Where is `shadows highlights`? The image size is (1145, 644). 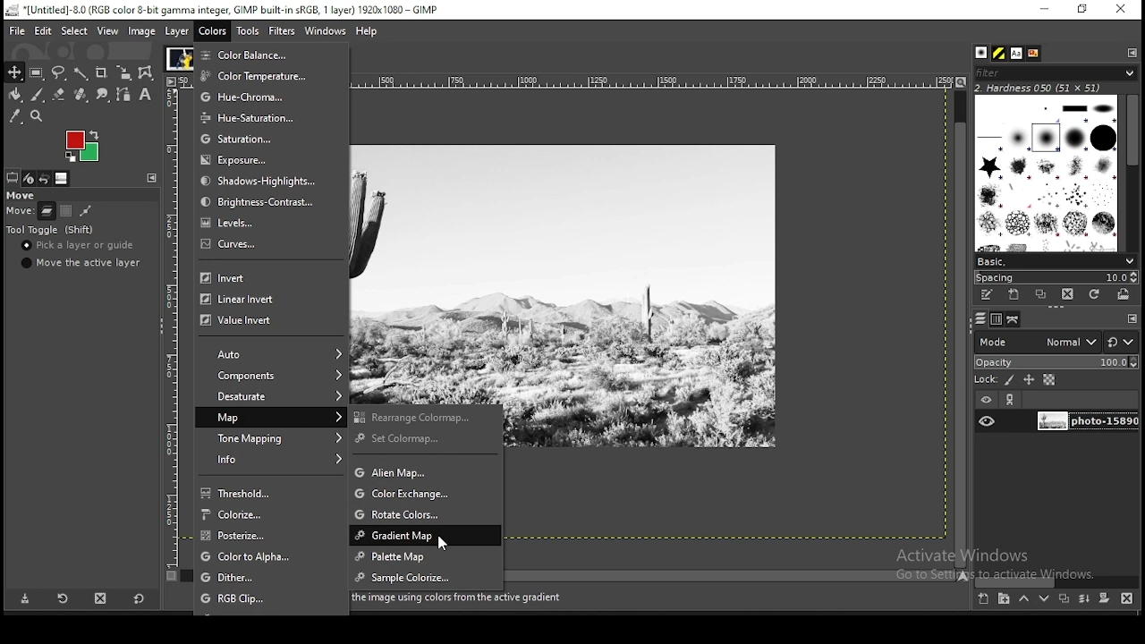
shadows highlights is located at coordinates (264, 181).